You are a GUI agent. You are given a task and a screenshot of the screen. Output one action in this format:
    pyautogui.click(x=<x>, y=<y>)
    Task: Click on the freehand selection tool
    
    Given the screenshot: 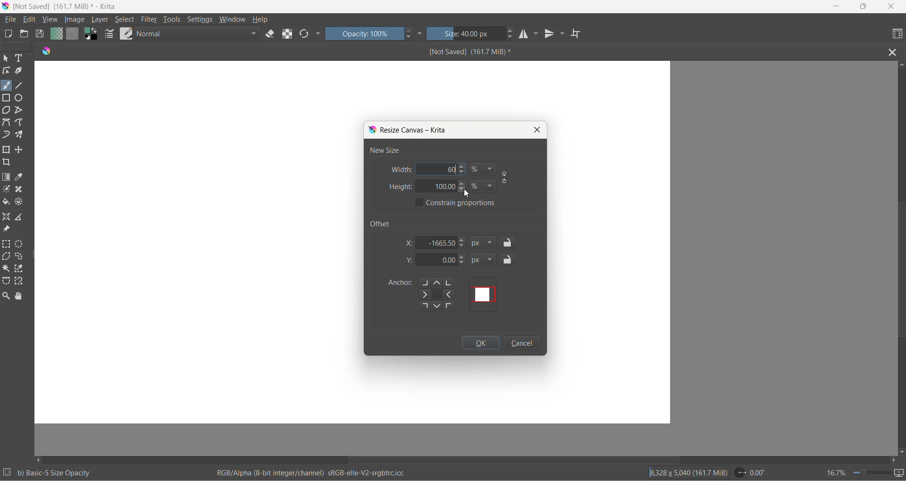 What is the action you would take?
    pyautogui.click(x=21, y=257)
    